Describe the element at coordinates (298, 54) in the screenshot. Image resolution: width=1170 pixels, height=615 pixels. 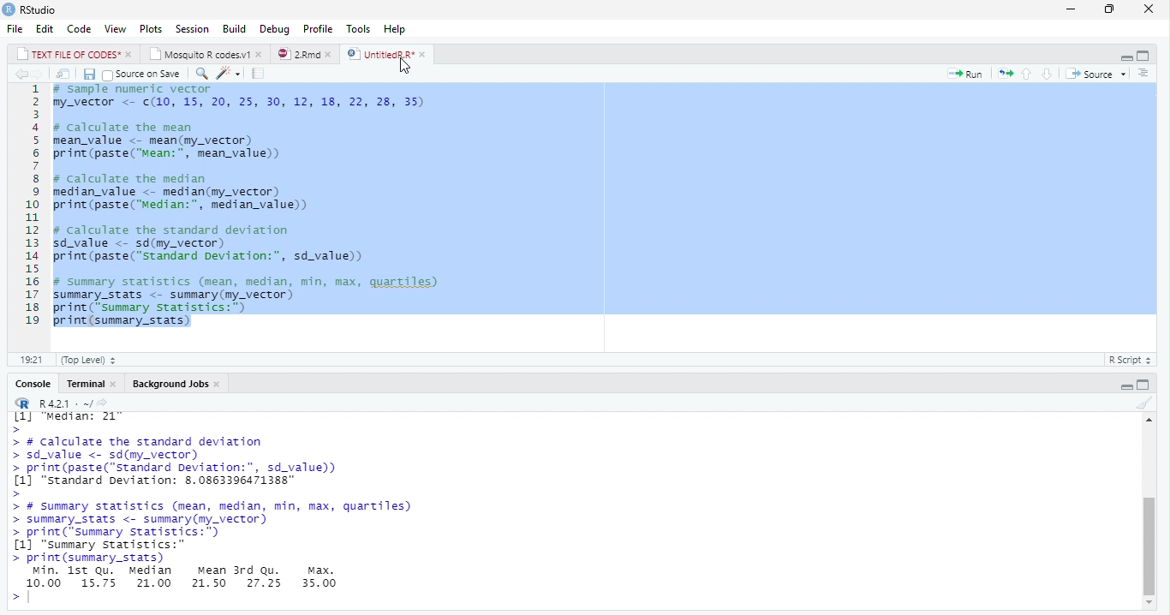
I see `2.Rmd` at that location.